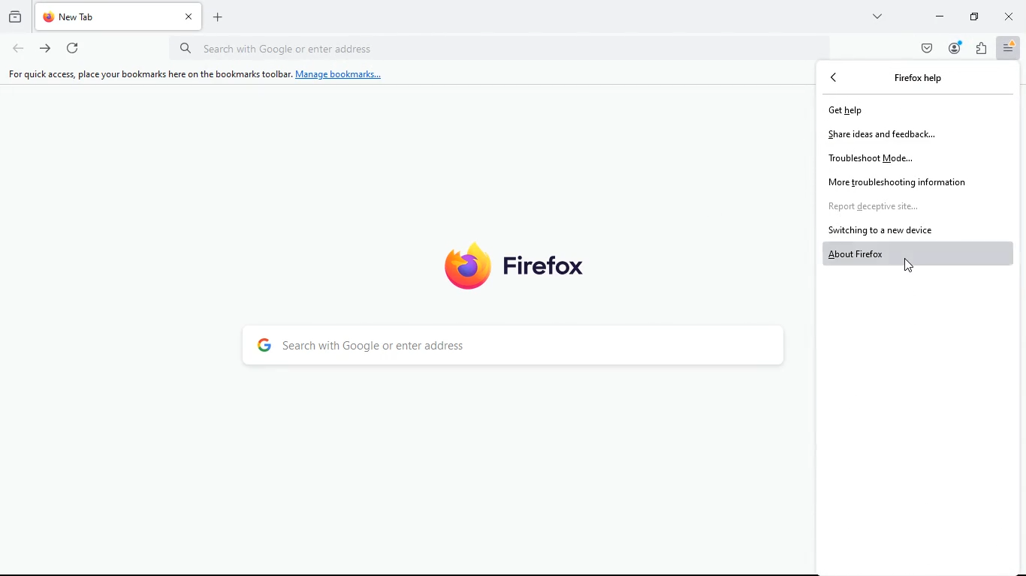  Describe the element at coordinates (877, 19) in the screenshot. I see `more` at that location.